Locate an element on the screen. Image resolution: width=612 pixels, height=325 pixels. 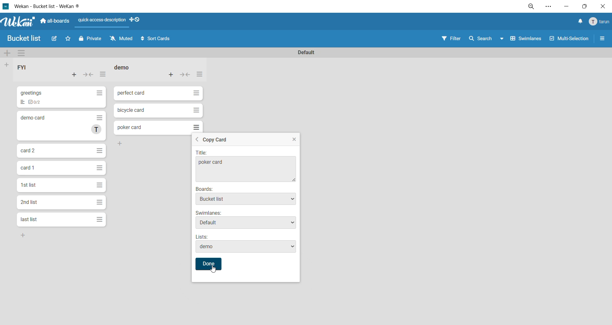
Copy Card is located at coordinates (217, 140).